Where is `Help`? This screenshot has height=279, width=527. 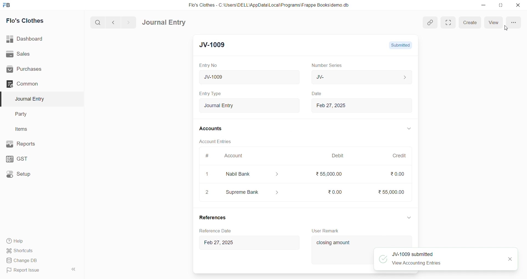 Help is located at coordinates (34, 241).